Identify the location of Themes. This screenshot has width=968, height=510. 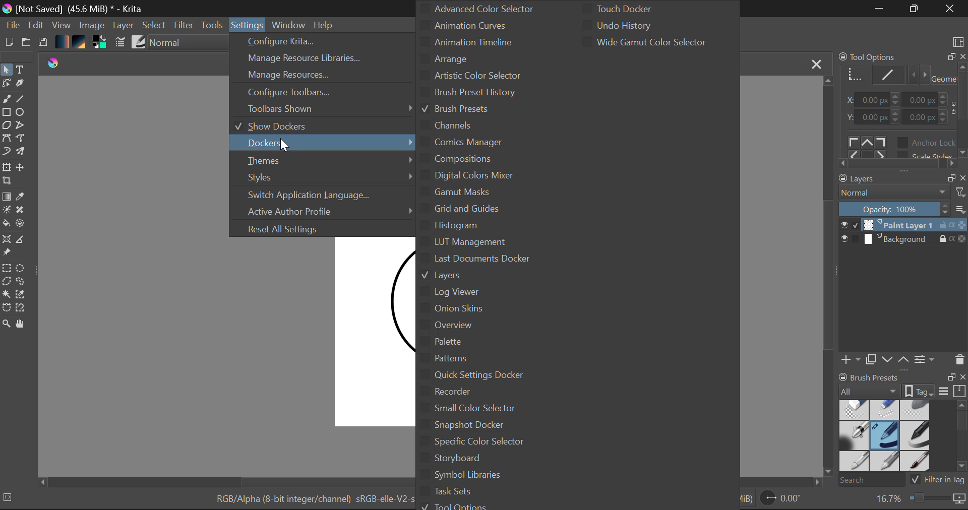
(321, 161).